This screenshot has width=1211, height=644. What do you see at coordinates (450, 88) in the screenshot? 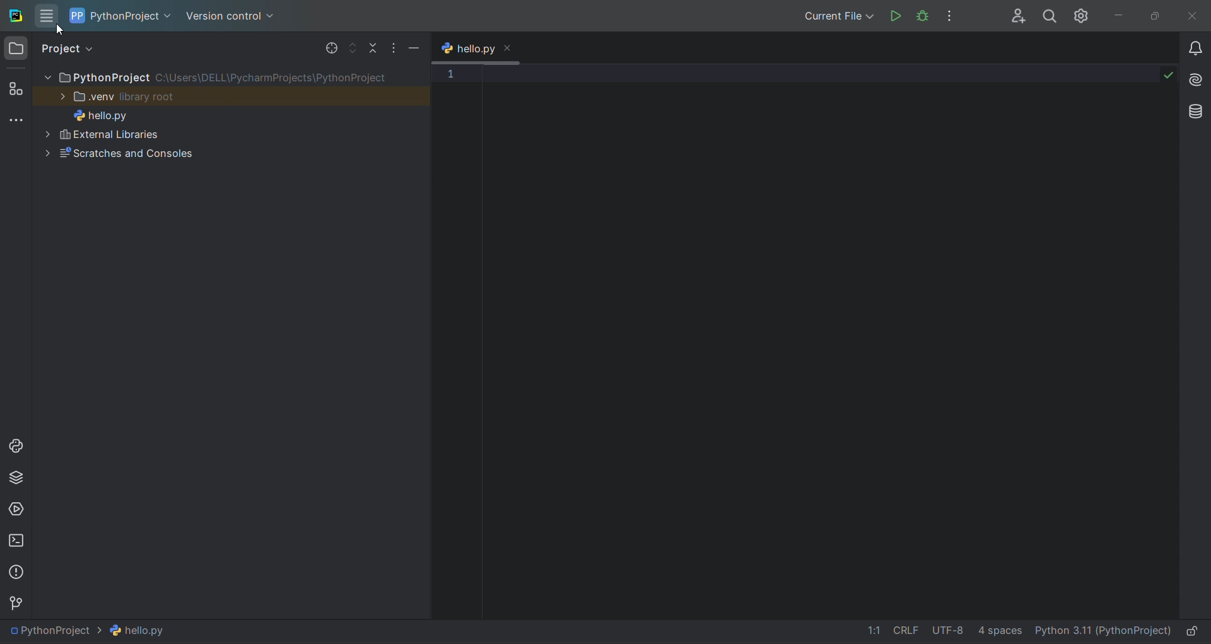
I see `line number` at bounding box center [450, 88].